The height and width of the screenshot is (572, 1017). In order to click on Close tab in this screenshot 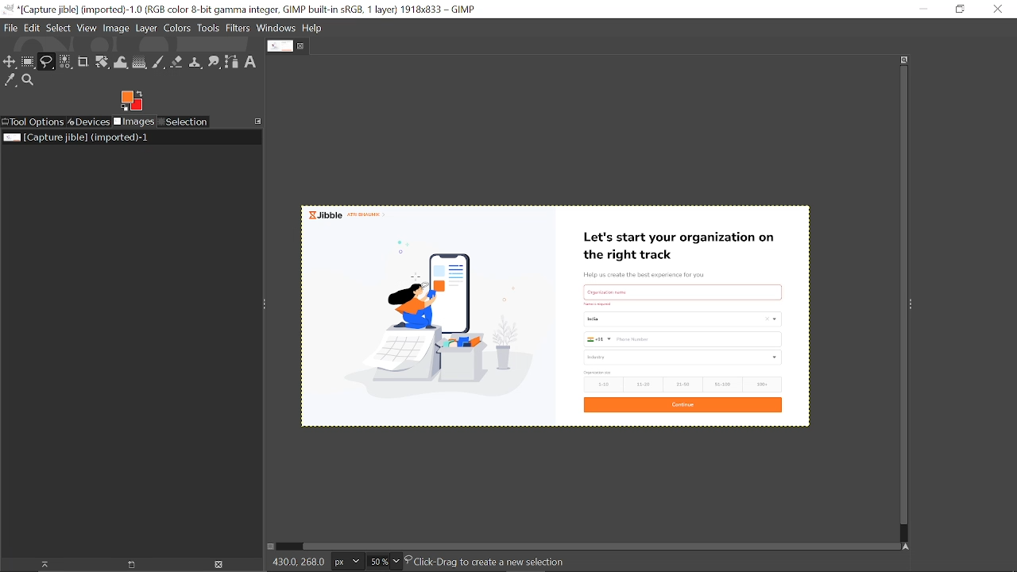, I will do `click(303, 46)`.